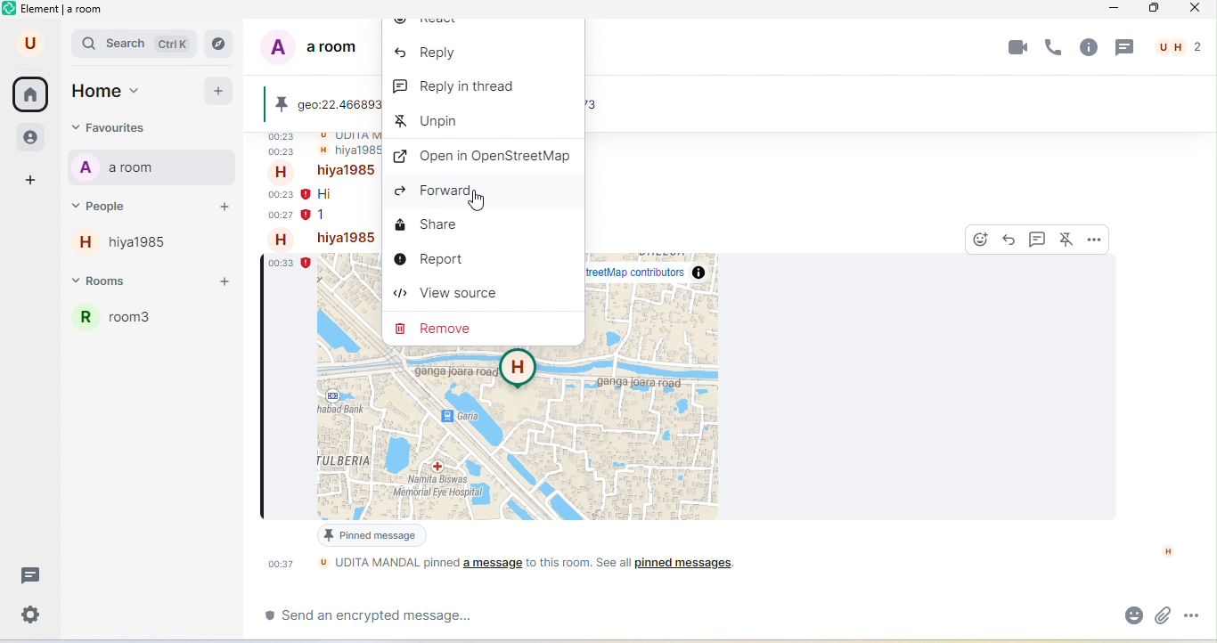 The width and height of the screenshot is (1217, 643). I want to click on close, so click(1198, 11).